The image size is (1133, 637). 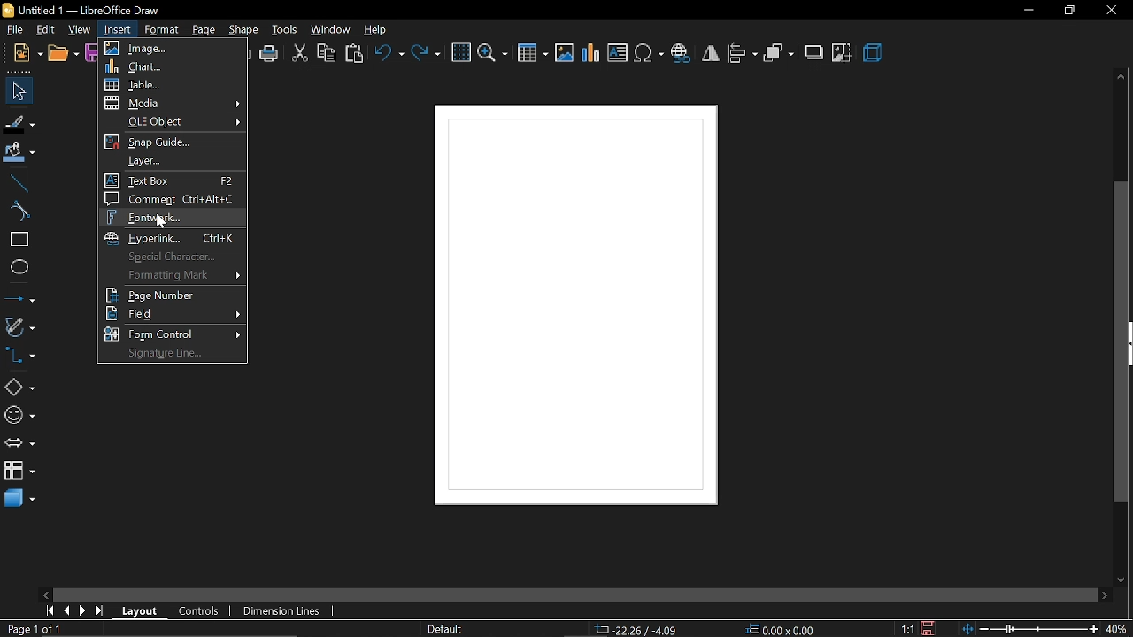 I want to click on shape, so click(x=243, y=31).